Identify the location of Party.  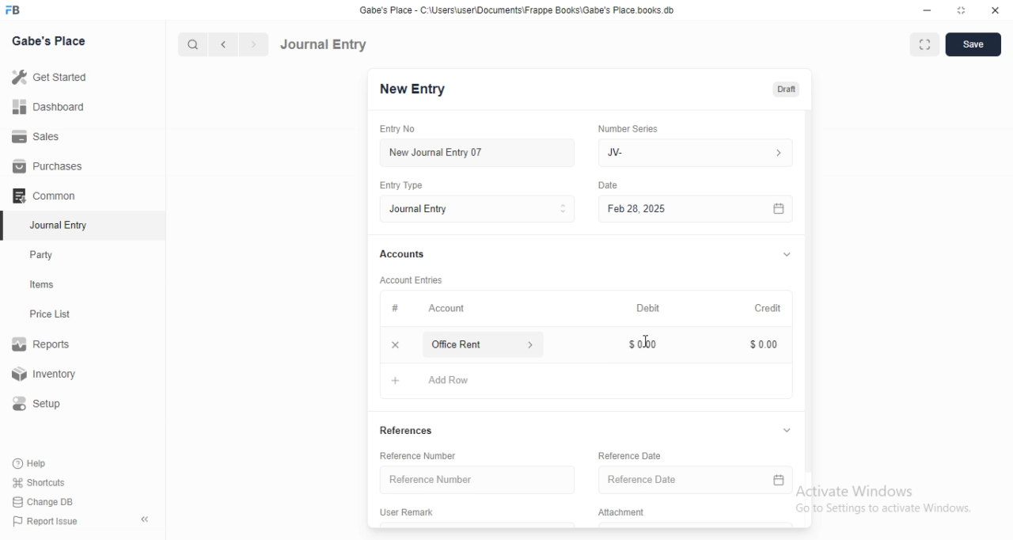
(45, 255).